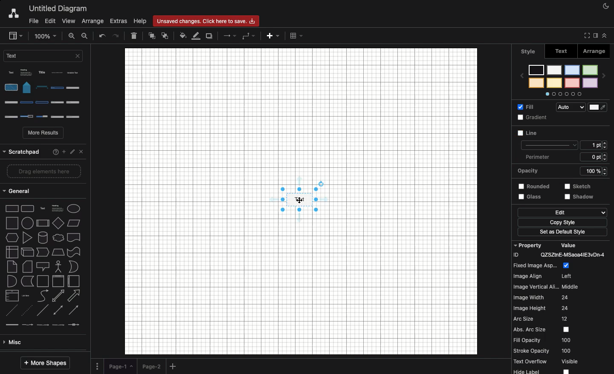  Describe the element at coordinates (595, 53) in the screenshot. I see `Arrange` at that location.